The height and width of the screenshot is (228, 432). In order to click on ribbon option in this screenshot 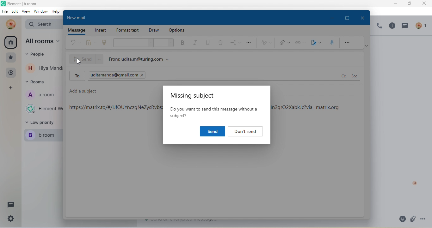, I will do `click(367, 48)`.